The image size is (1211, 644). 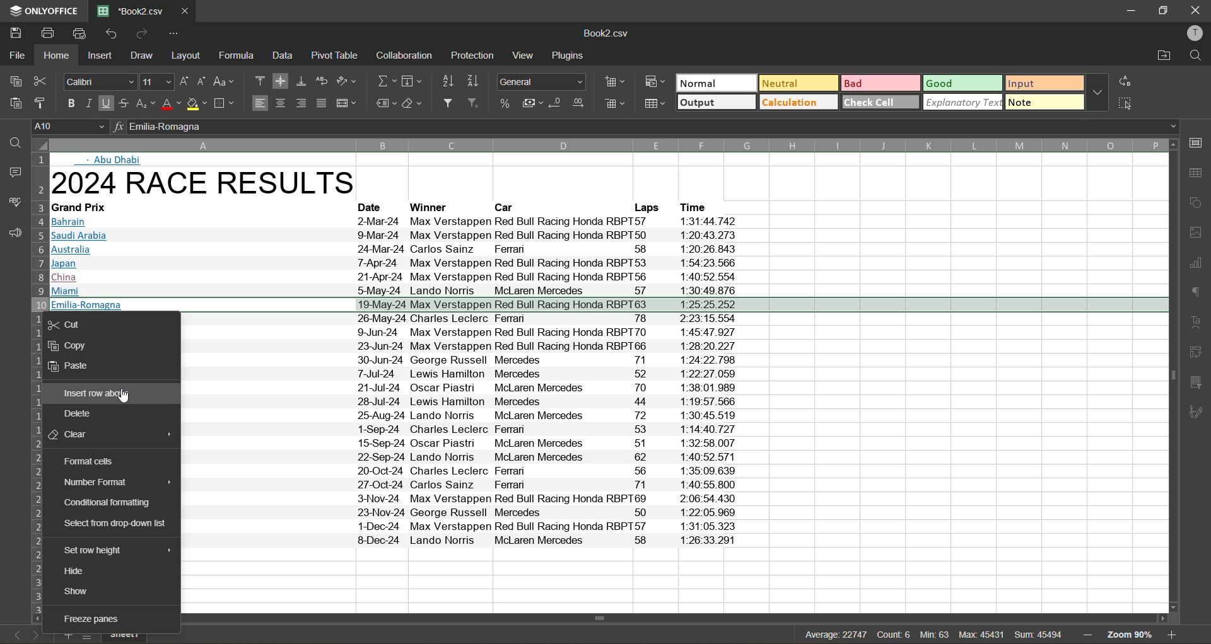 I want to click on China 21-Apr-24 Max Verstappen Red Bull Racing Honda RBPT56 1:40:52 554, so click(x=397, y=277).